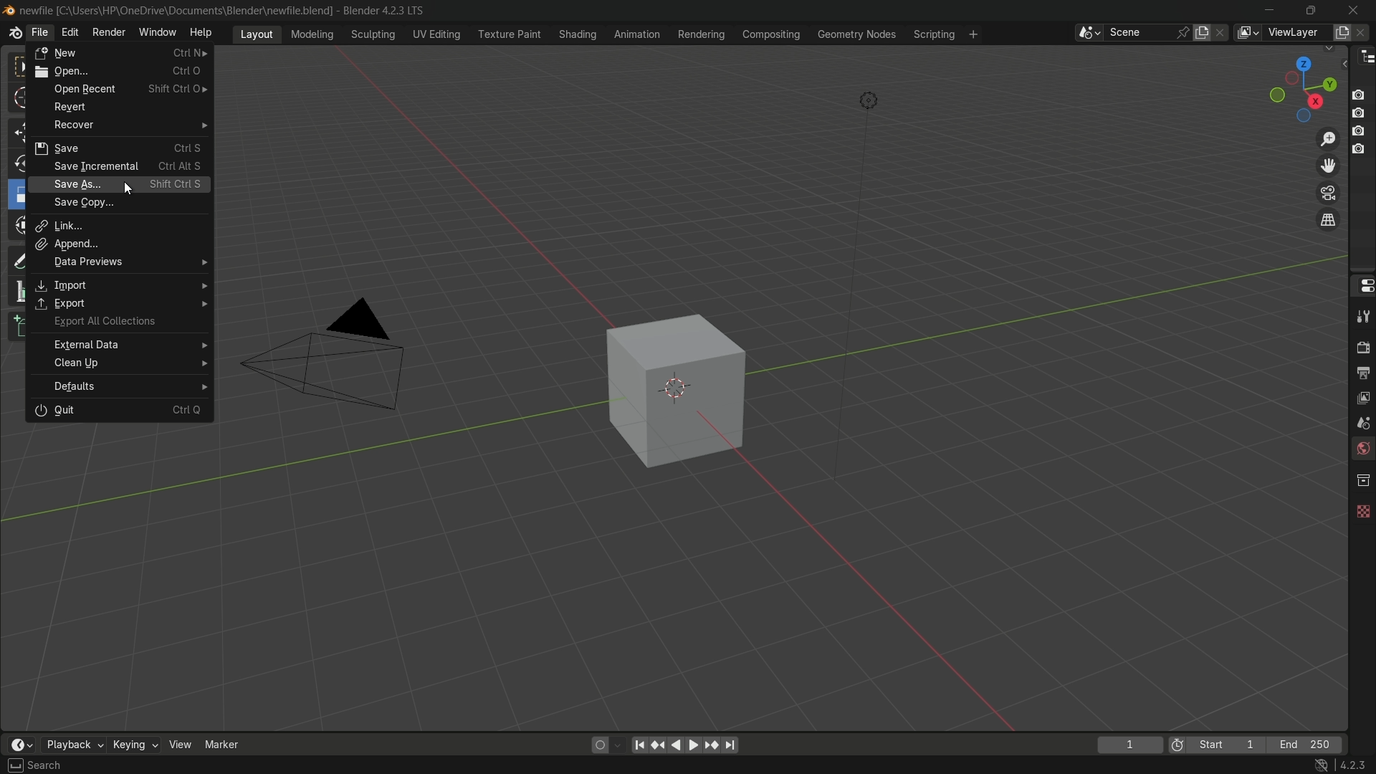  Describe the element at coordinates (72, 745) in the screenshot. I see `playback` at that location.